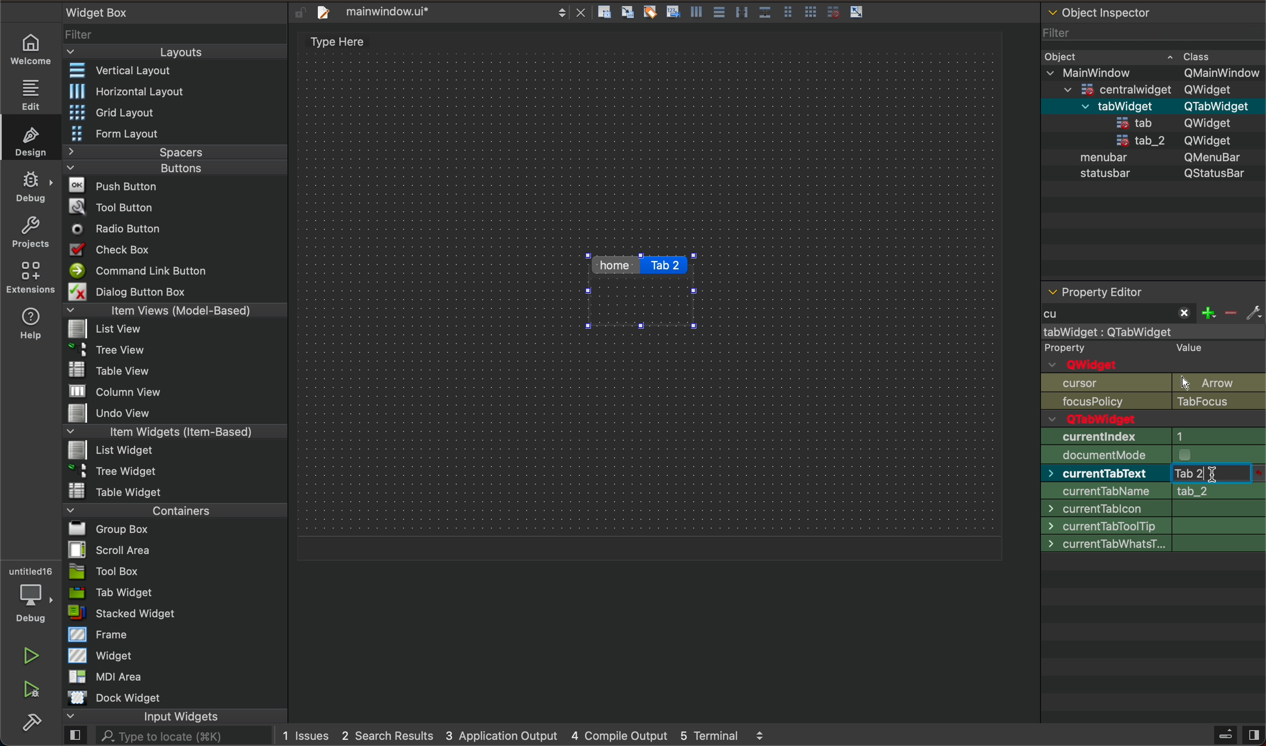 Image resolution: width=1266 pixels, height=746 pixels. I want to click on AL. Type to locate (38K), so click(174, 737).